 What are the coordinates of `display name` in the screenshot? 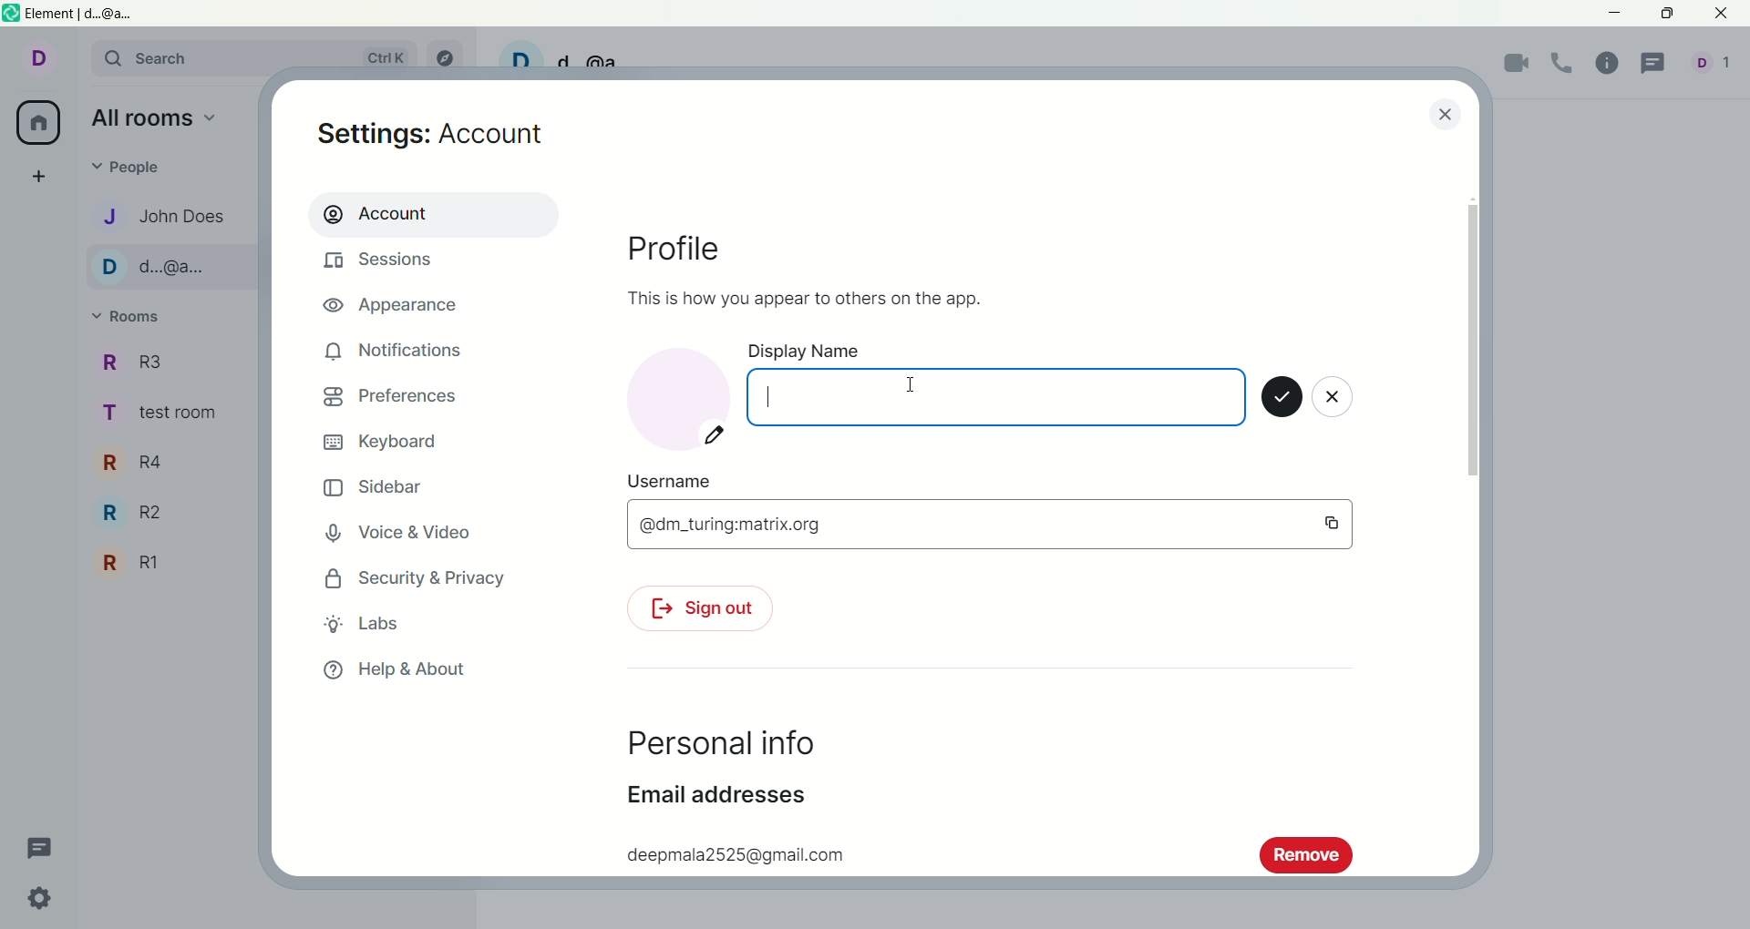 It's located at (994, 387).